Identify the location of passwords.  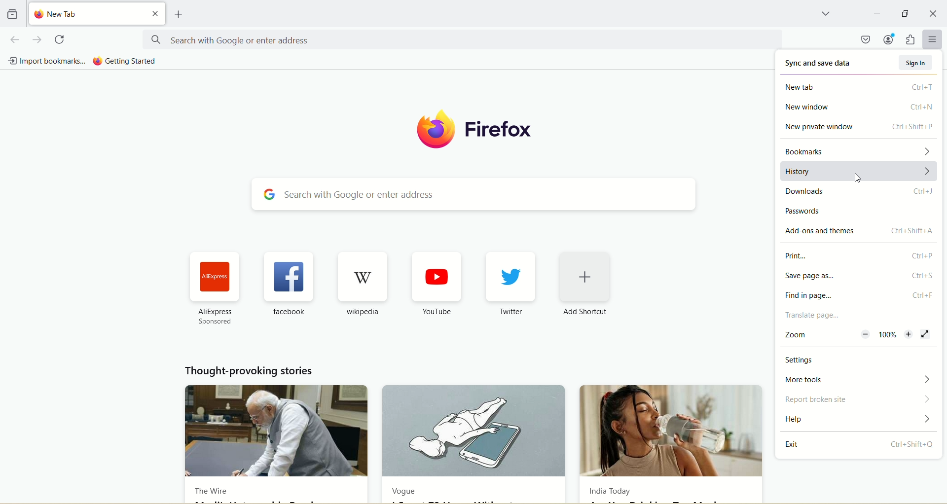
(858, 210).